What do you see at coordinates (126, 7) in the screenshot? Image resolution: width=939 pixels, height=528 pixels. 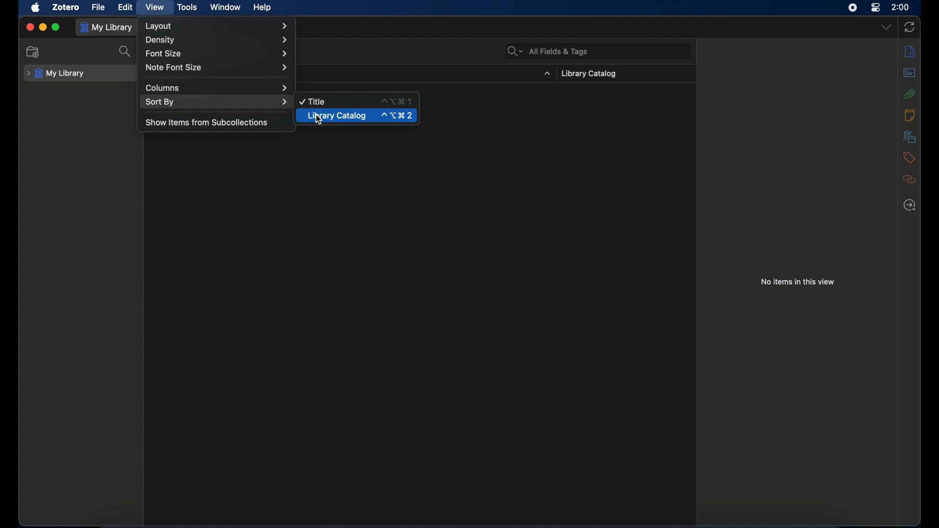 I see `edit` at bounding box center [126, 7].